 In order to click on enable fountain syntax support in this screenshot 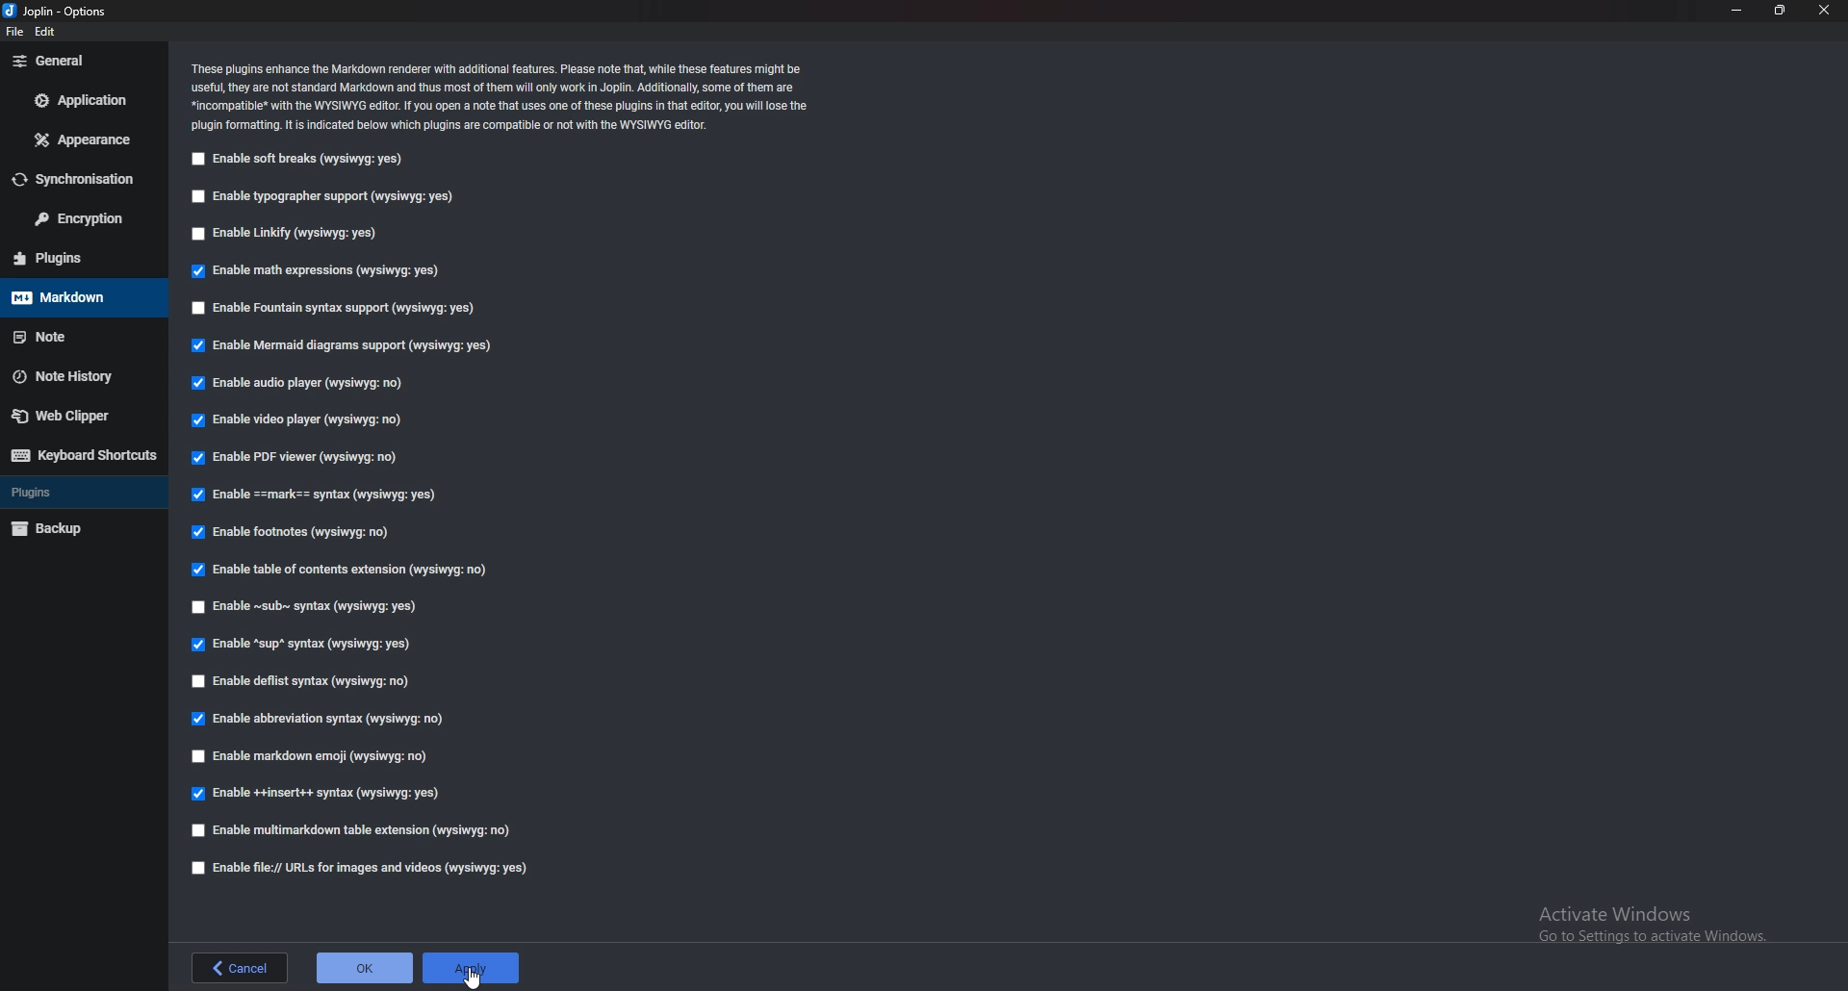, I will do `click(331, 306)`.